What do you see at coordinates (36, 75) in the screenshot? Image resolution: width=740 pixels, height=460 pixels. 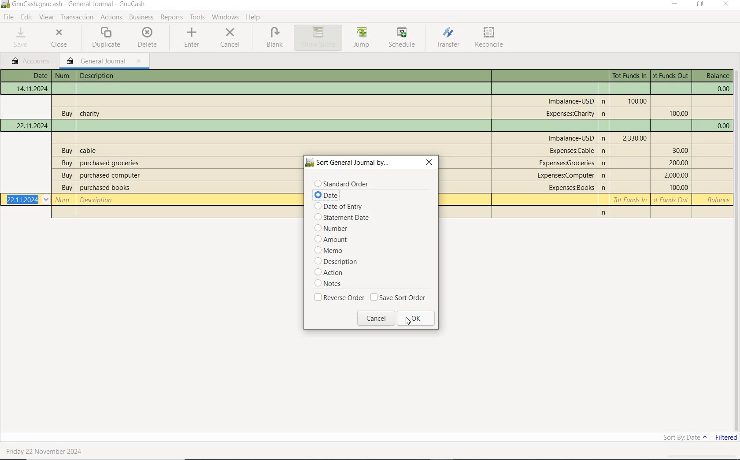 I see `Date` at bounding box center [36, 75].